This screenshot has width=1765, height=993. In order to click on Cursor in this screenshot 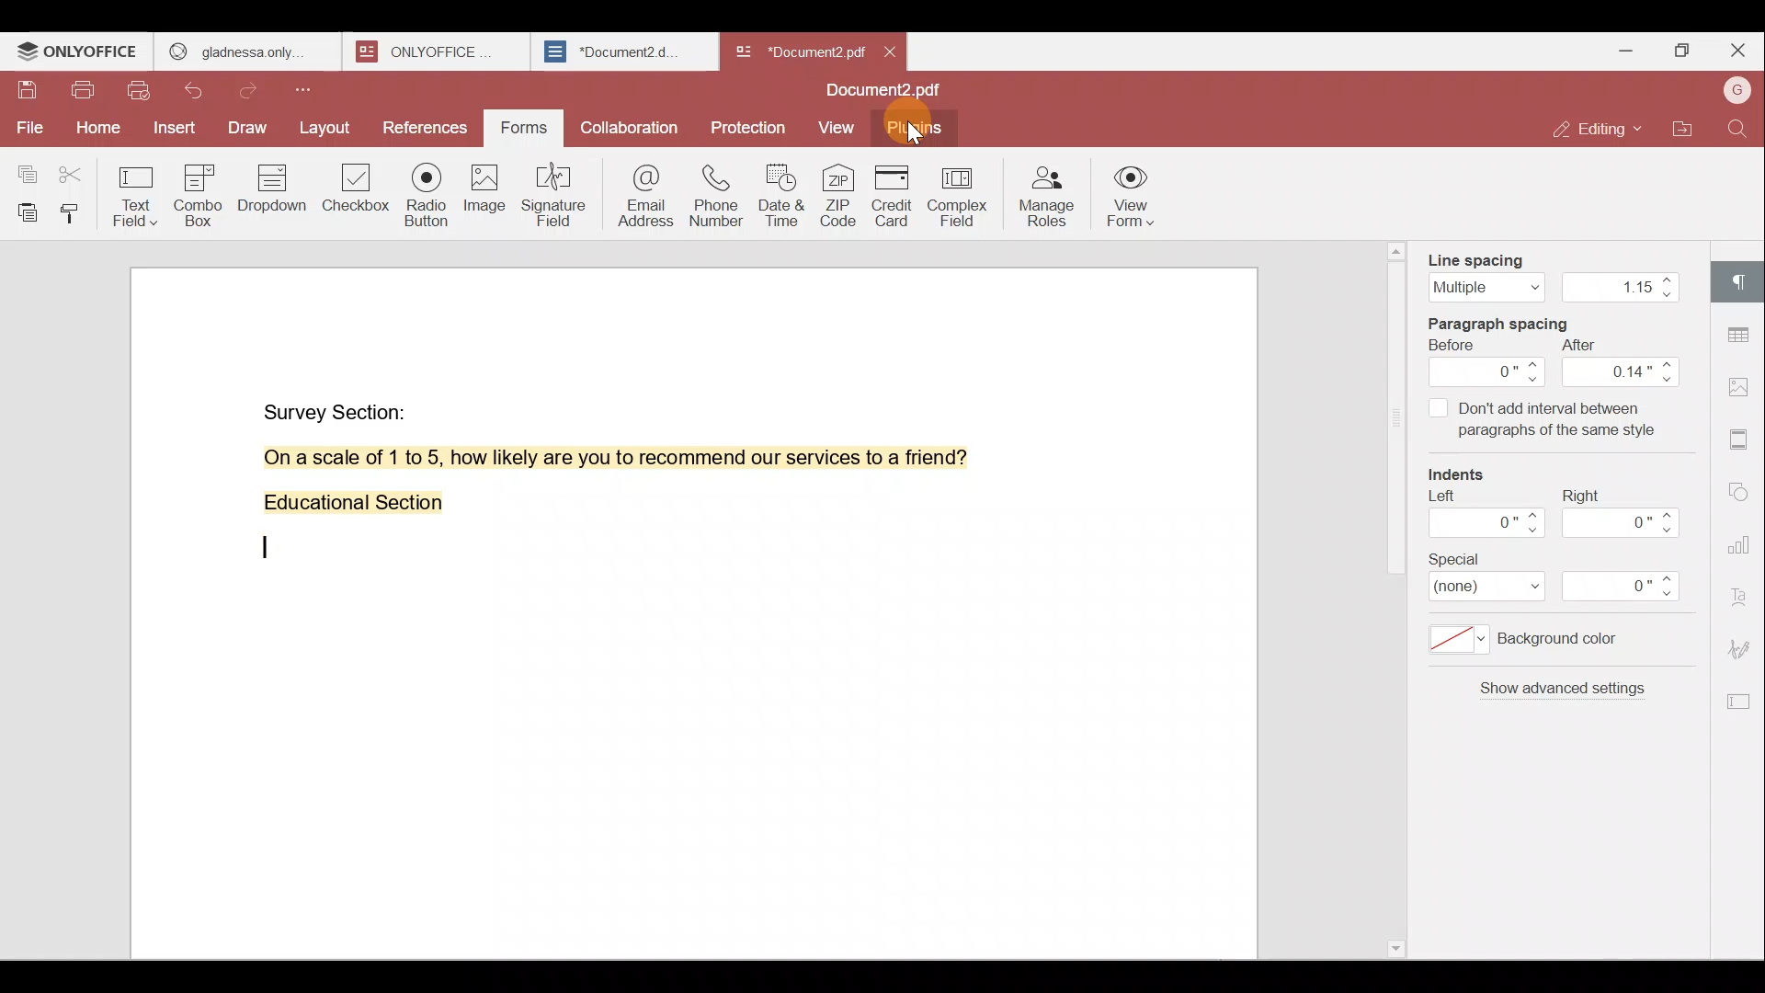, I will do `click(916, 134)`.